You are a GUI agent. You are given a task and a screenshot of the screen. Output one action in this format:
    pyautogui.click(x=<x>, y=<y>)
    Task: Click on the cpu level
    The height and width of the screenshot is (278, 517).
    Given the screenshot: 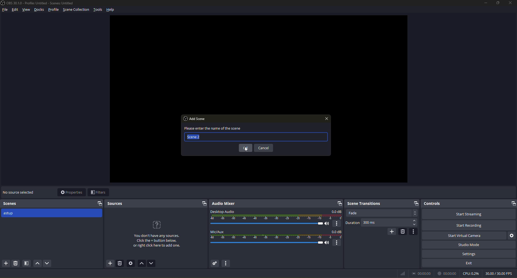 What is the action you would take?
    pyautogui.click(x=471, y=273)
    